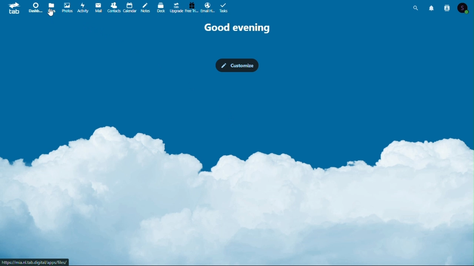  What do you see at coordinates (52, 7) in the screenshot?
I see `files` at bounding box center [52, 7].